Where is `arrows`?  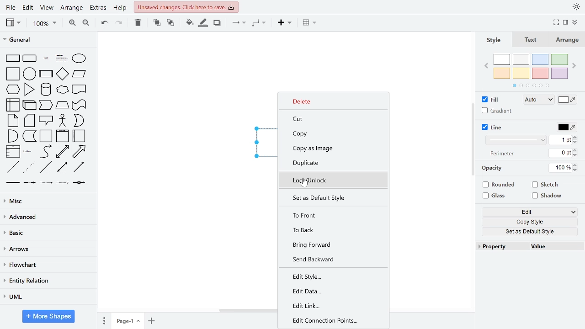 arrows is located at coordinates (48, 251).